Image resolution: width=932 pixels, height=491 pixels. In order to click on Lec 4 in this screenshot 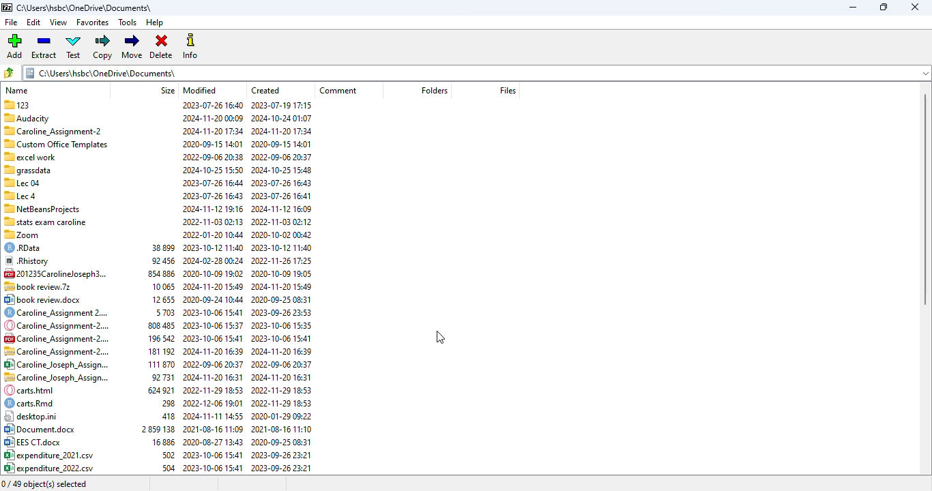, I will do `click(22, 195)`.